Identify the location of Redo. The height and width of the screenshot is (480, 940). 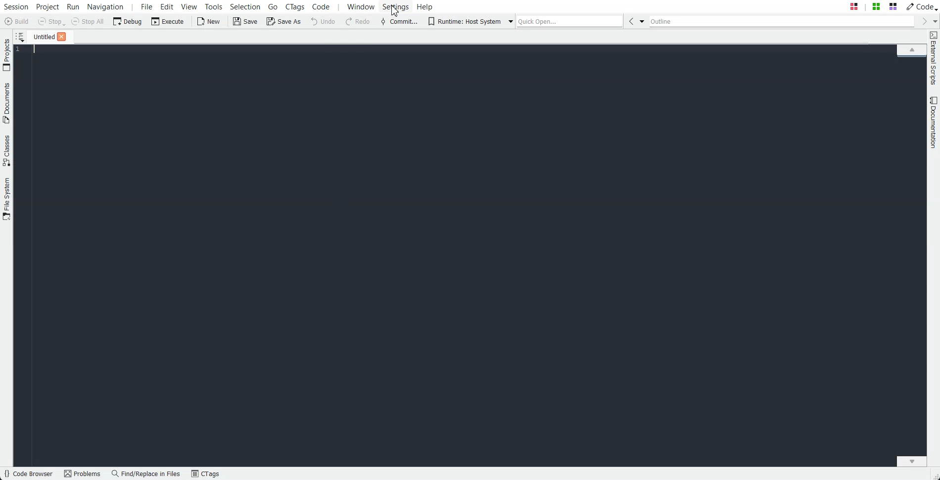
(358, 22).